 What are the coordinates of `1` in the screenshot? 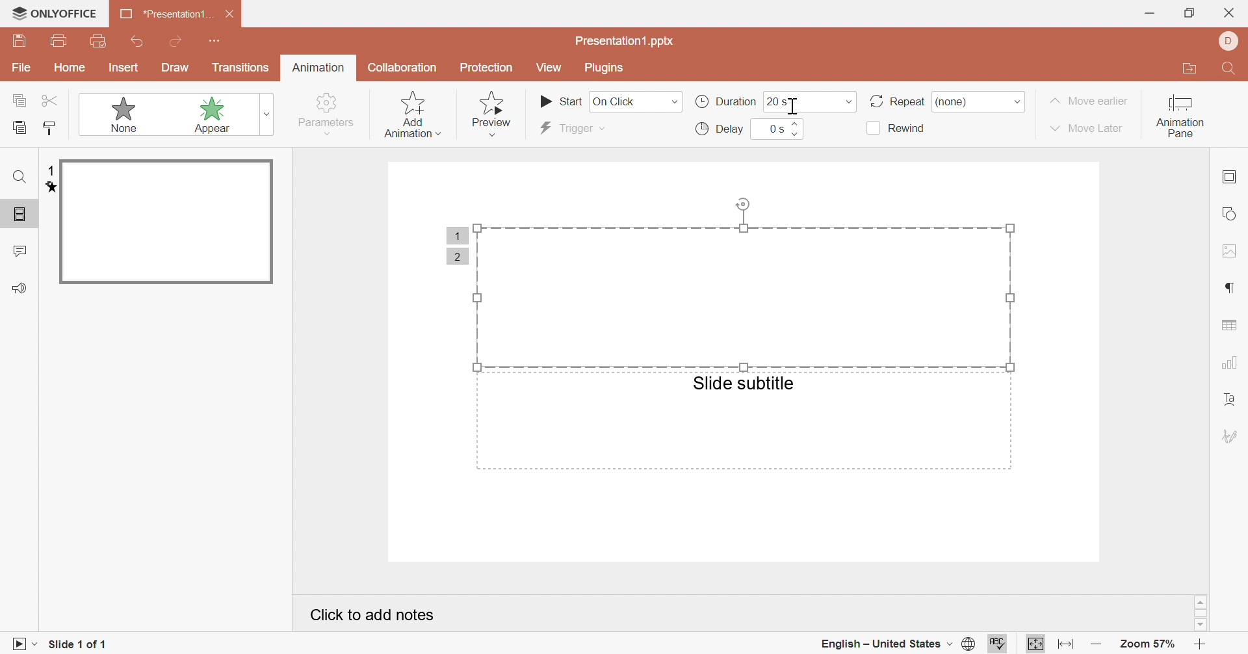 It's located at (50, 171).